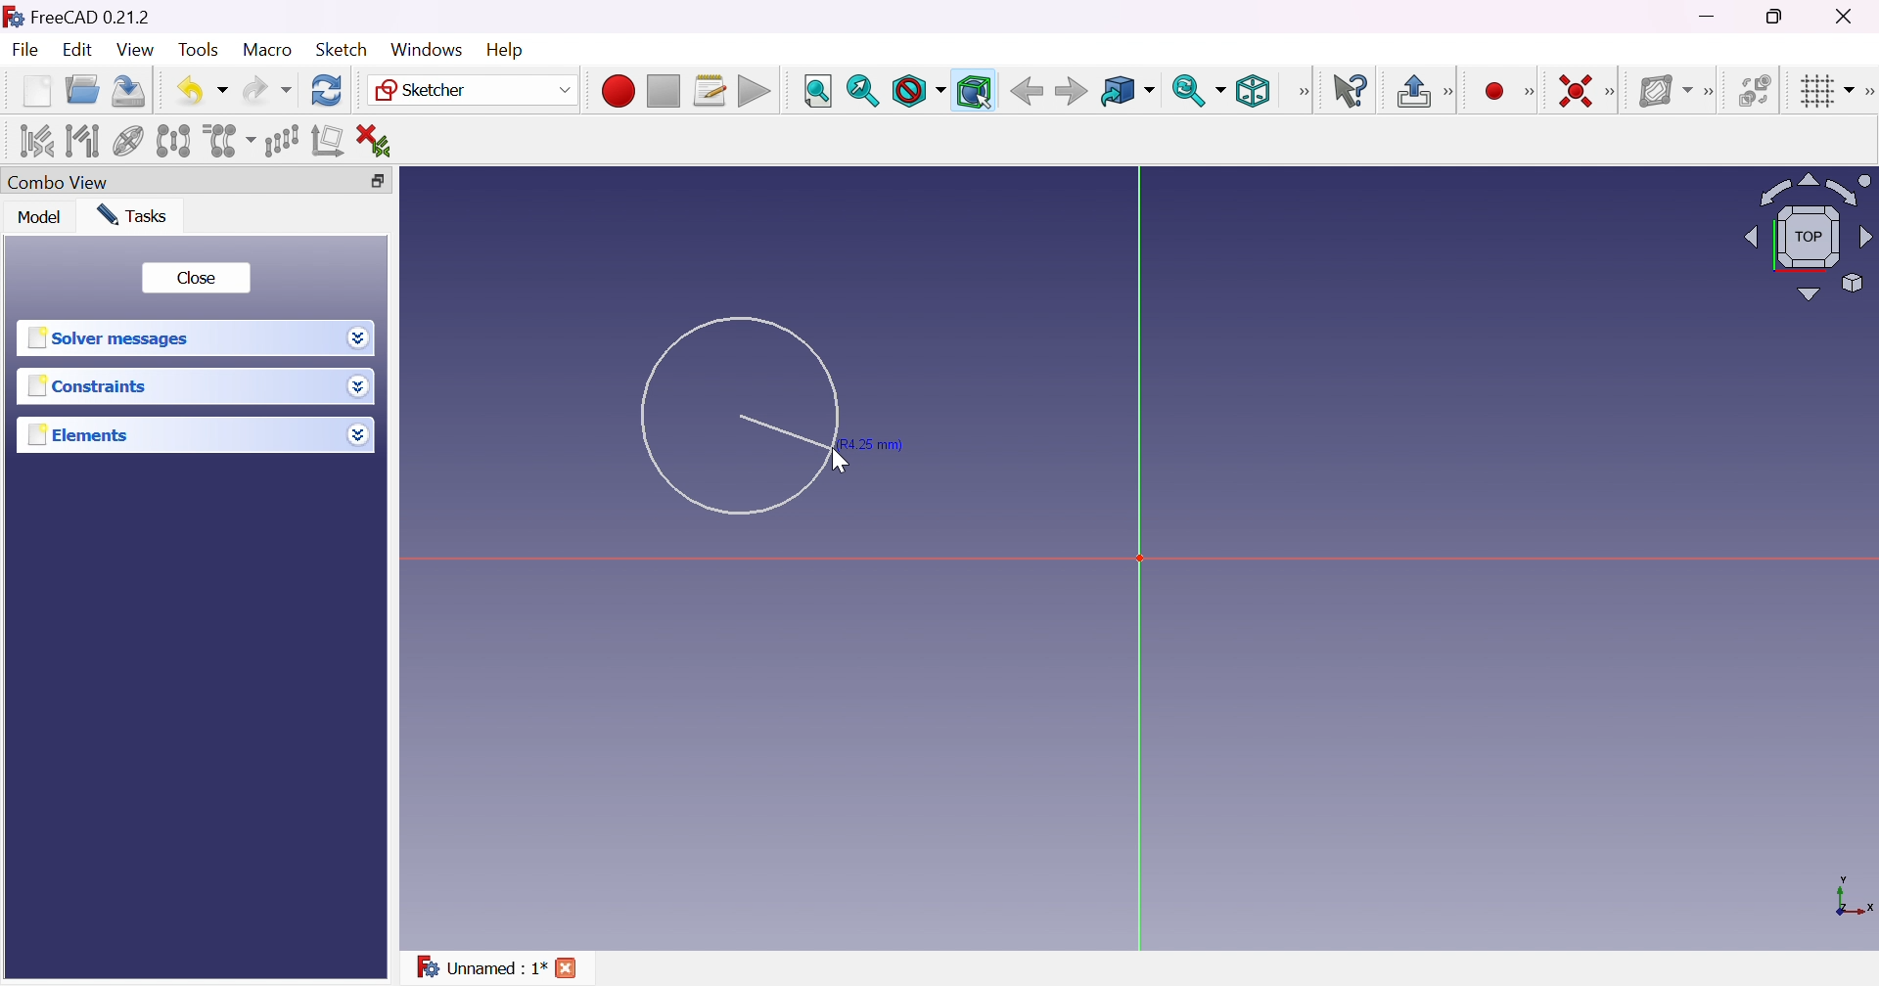 This screenshot has width=1879, height=986. I want to click on What's this?, so click(1352, 91).